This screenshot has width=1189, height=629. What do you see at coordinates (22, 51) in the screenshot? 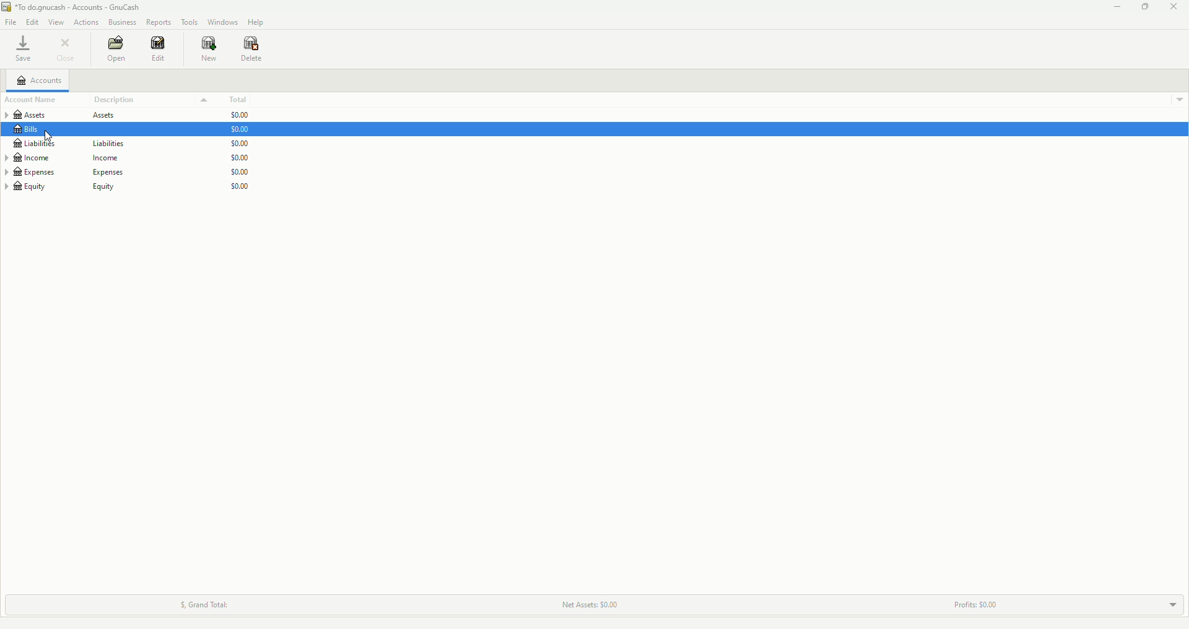
I see `Save` at bounding box center [22, 51].